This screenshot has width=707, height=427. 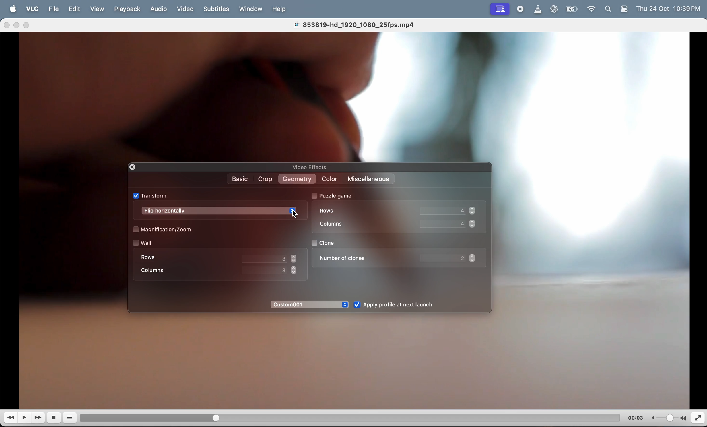 I want to click on check box, so click(x=314, y=243).